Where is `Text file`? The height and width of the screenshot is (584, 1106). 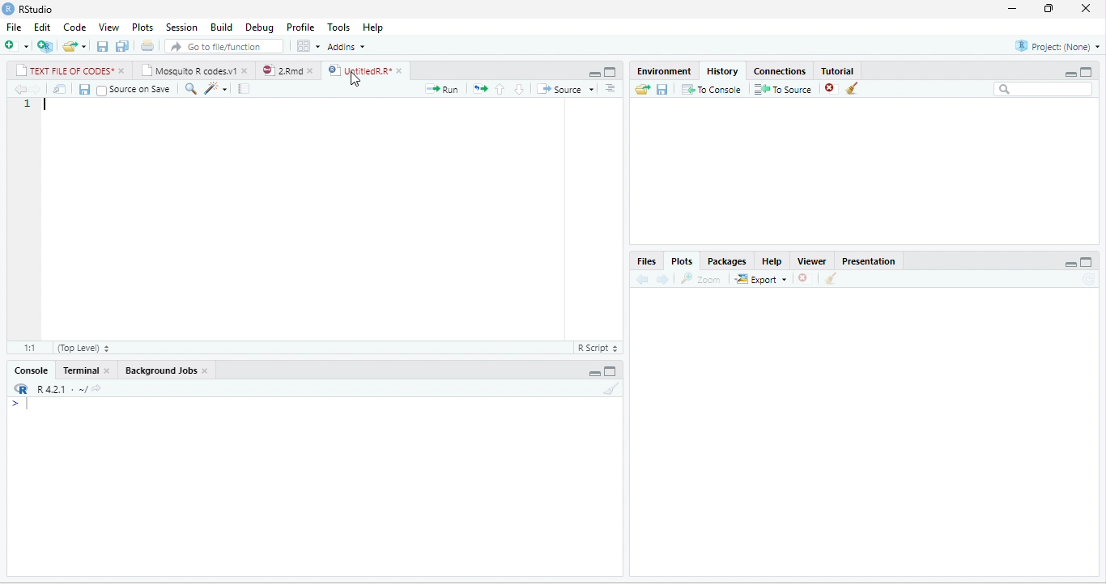 Text file is located at coordinates (597, 347).